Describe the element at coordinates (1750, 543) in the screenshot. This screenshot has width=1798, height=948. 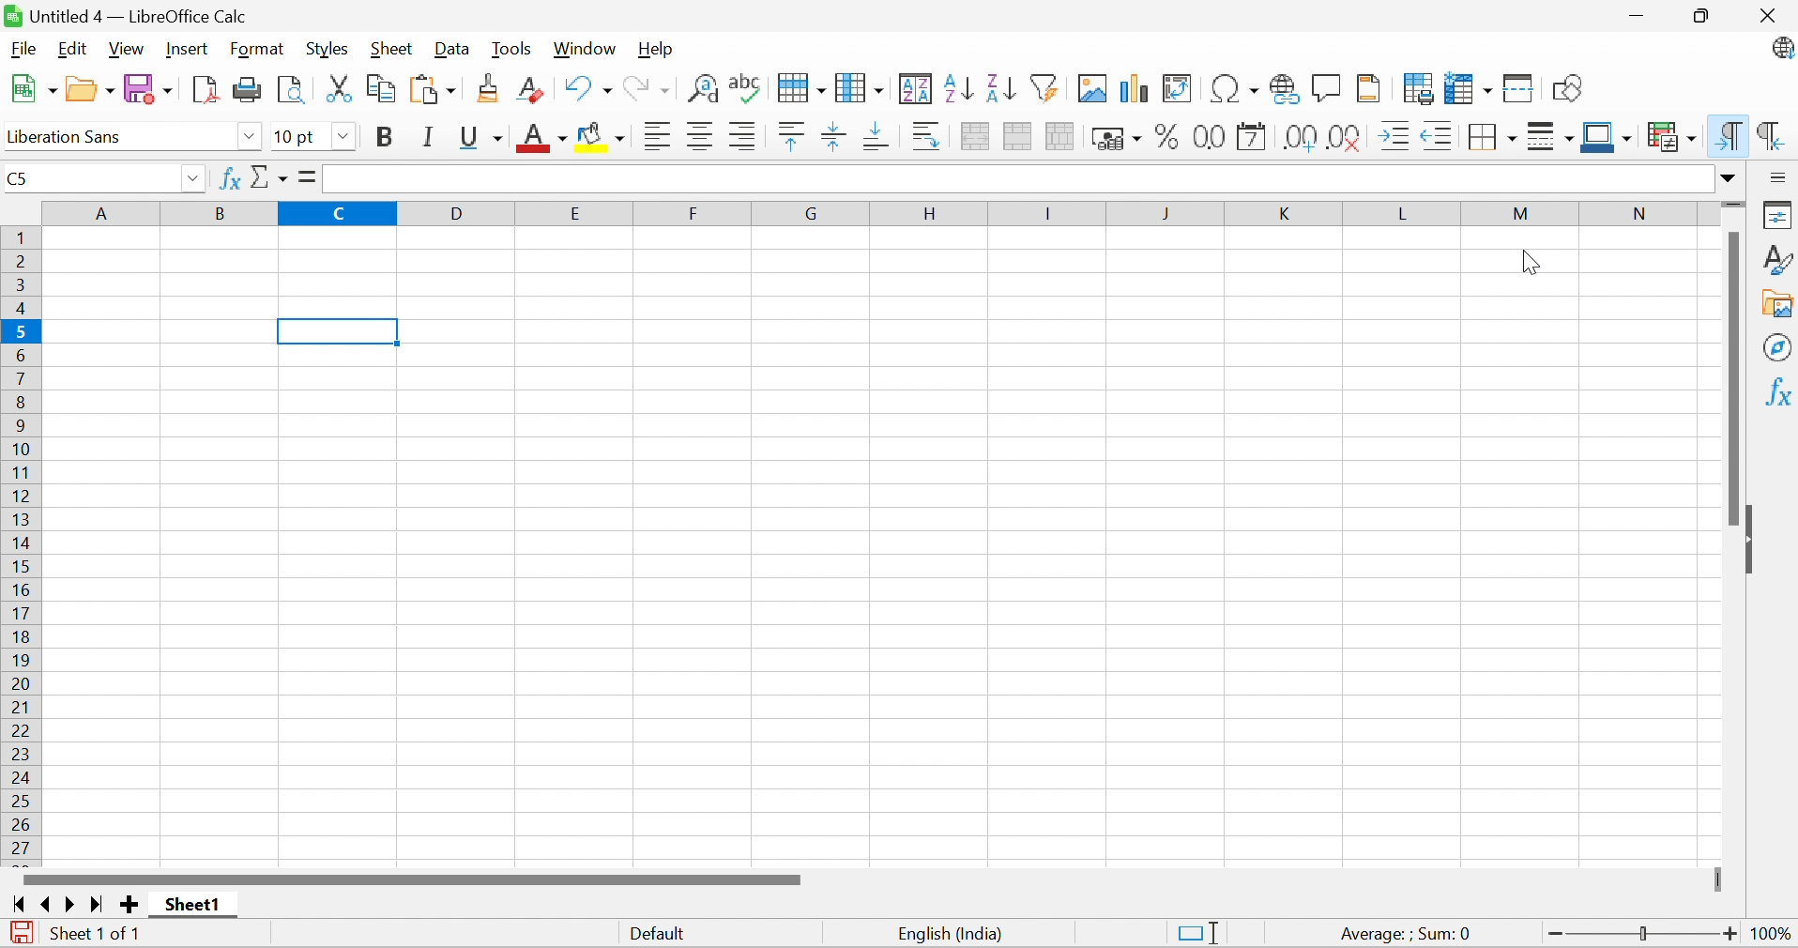
I see `Hide` at that location.